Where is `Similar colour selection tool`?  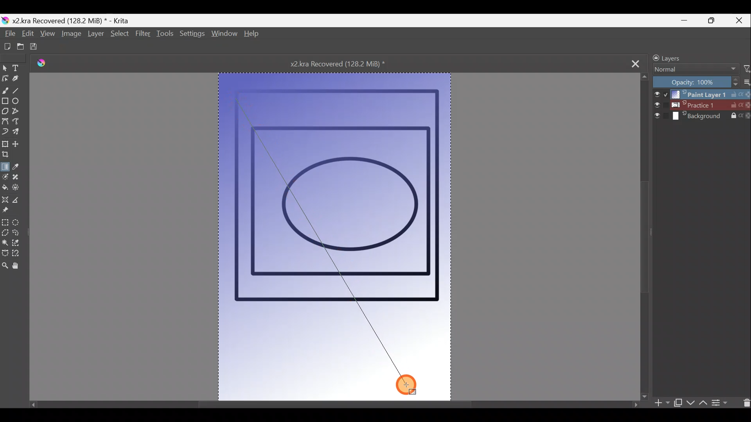
Similar colour selection tool is located at coordinates (18, 245).